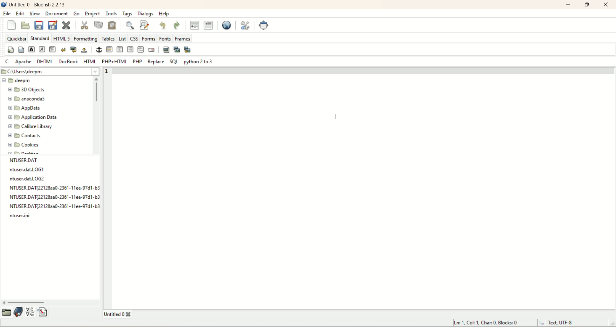 Image resolution: width=616 pixels, height=327 pixels. I want to click on application data, so click(33, 118).